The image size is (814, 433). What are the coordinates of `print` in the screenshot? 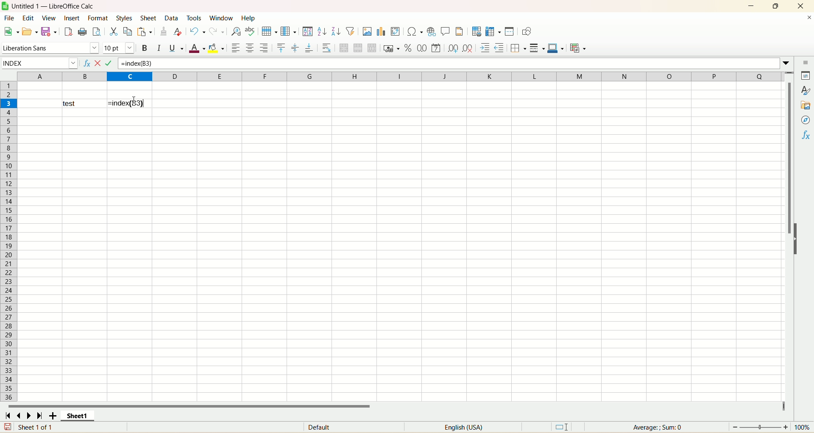 It's located at (82, 31).